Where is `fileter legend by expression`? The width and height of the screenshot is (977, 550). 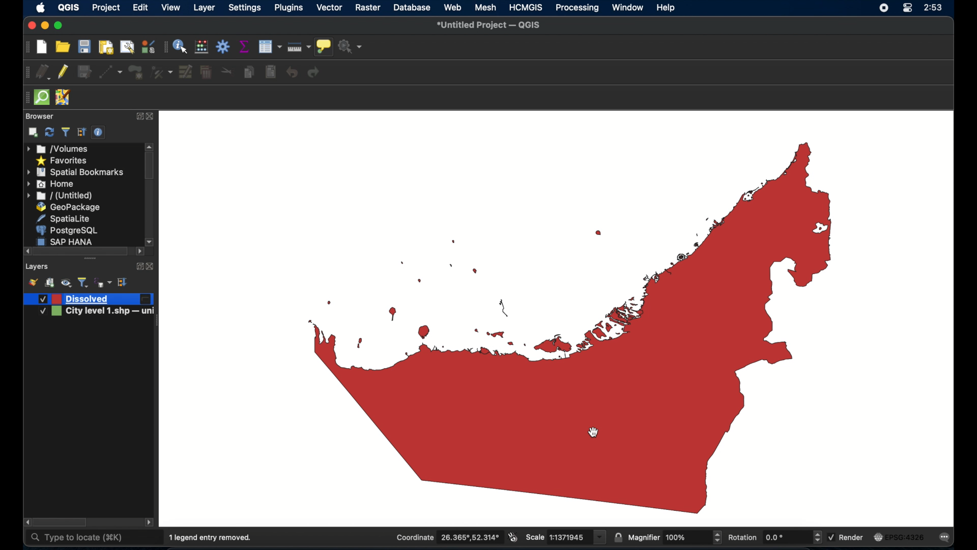
fileter legend by expression is located at coordinates (104, 283).